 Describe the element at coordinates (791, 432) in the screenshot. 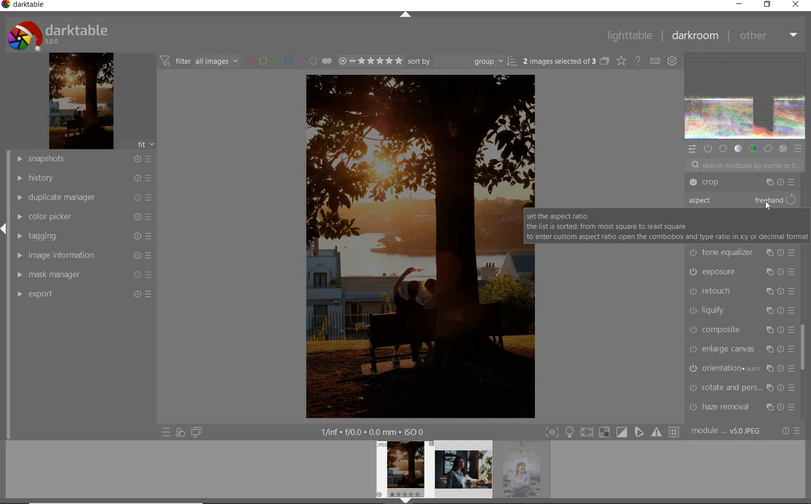

I see `reset or preset & preference` at that location.